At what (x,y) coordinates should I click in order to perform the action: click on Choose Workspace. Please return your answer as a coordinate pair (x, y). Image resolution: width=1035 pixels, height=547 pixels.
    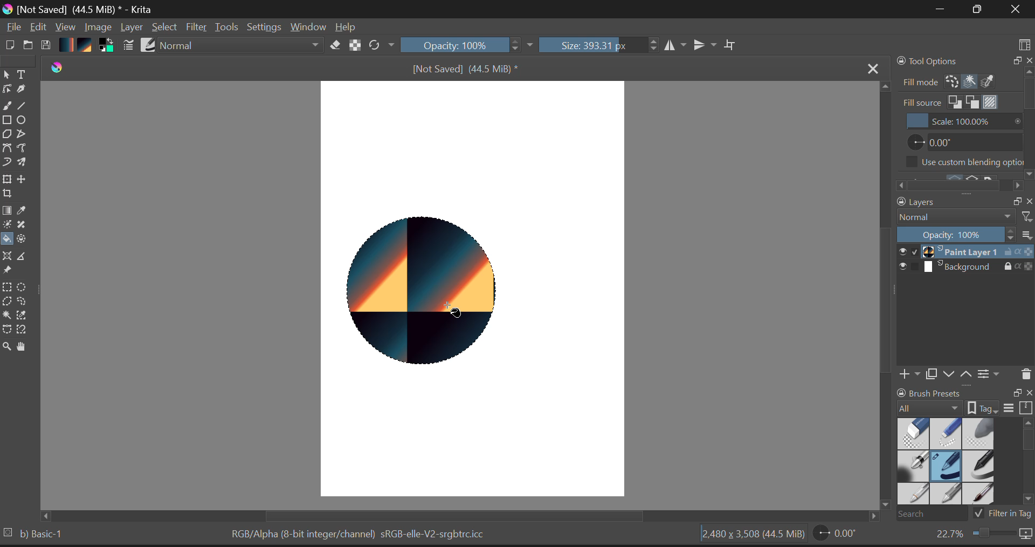
    Looking at the image, I should click on (1024, 41).